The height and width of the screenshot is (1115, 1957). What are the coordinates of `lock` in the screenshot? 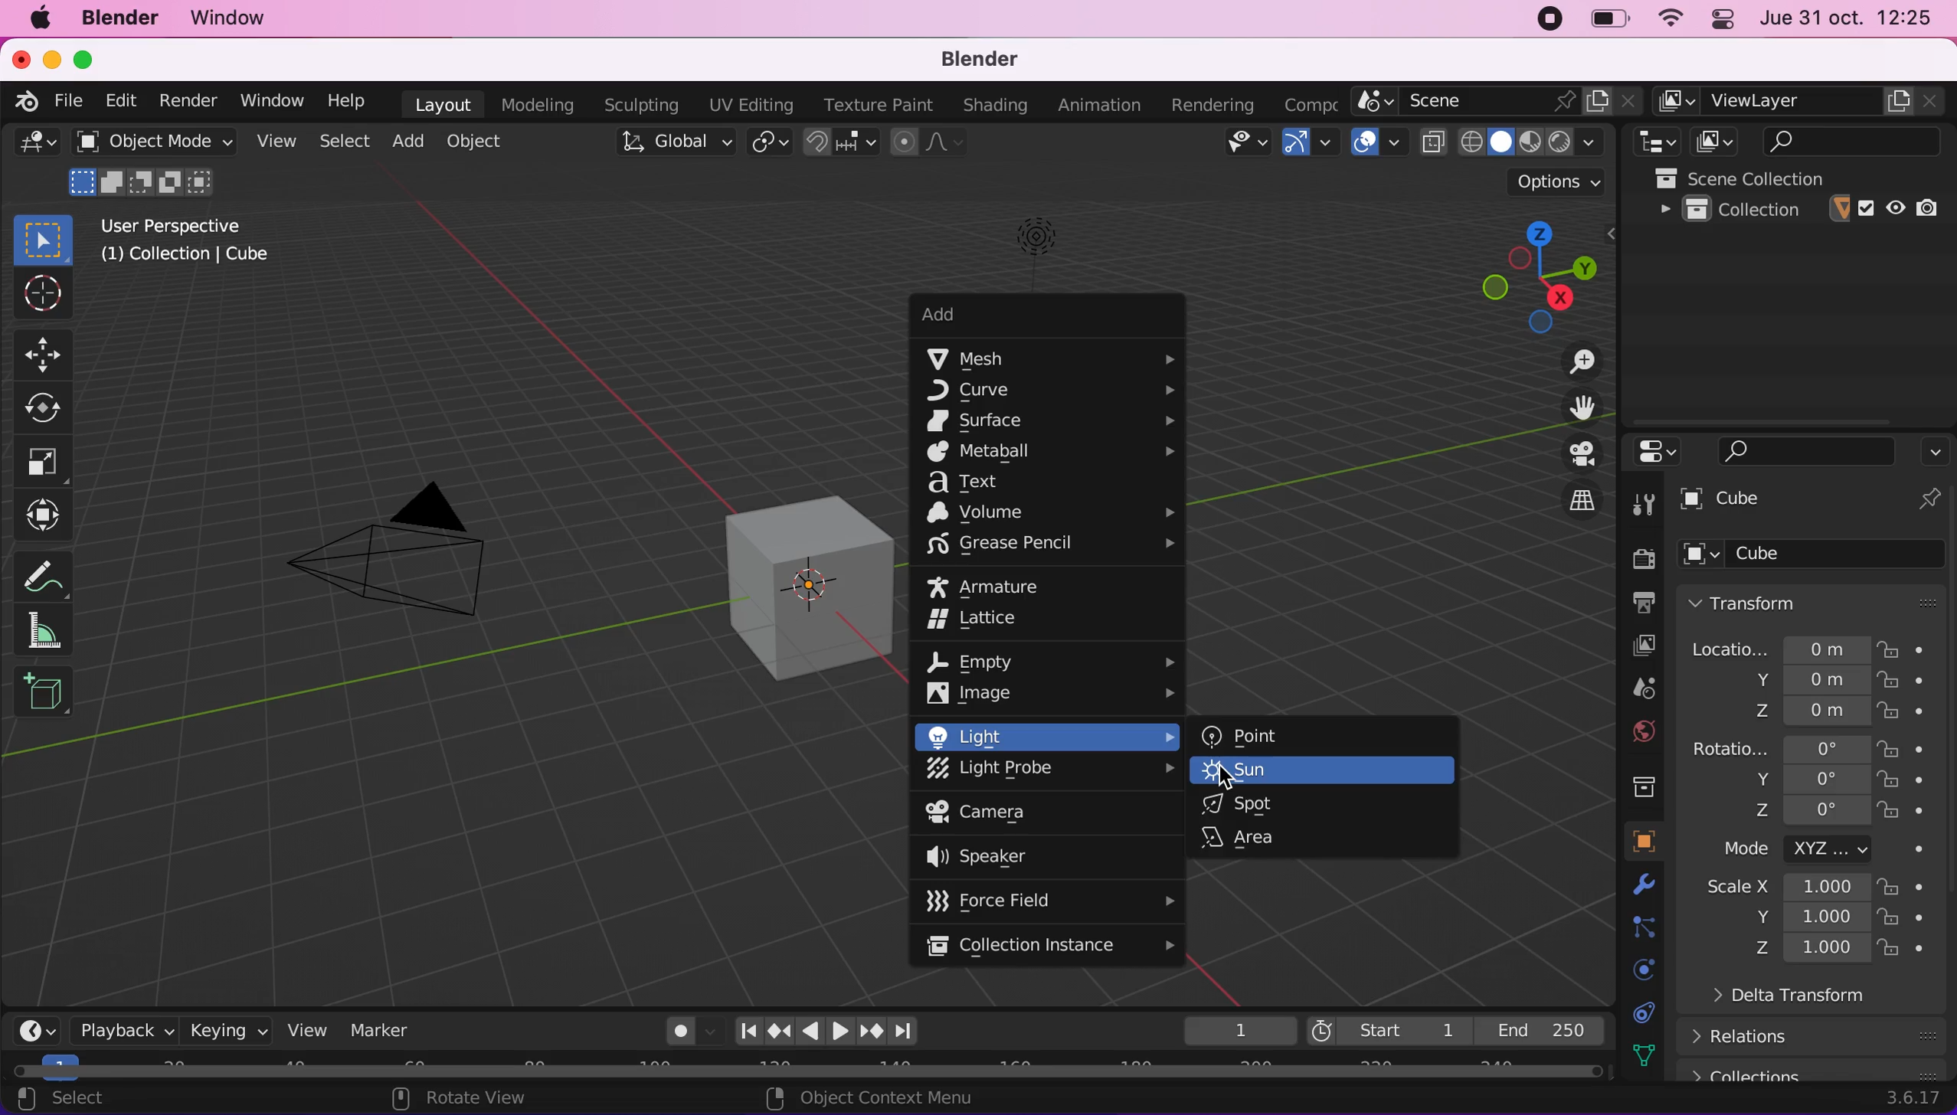 It's located at (1916, 920).